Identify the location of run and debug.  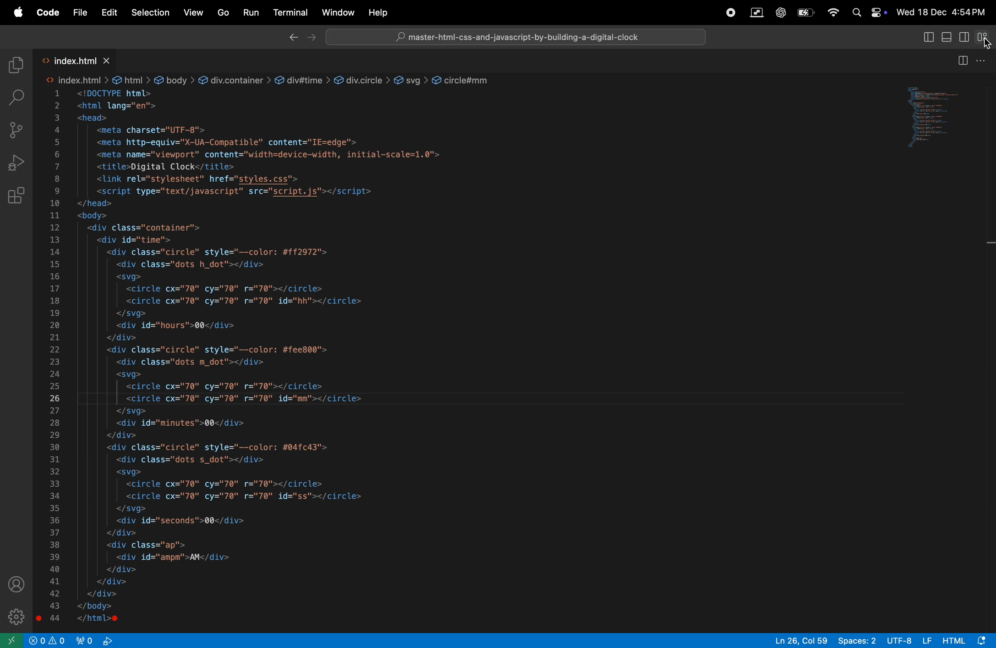
(18, 161).